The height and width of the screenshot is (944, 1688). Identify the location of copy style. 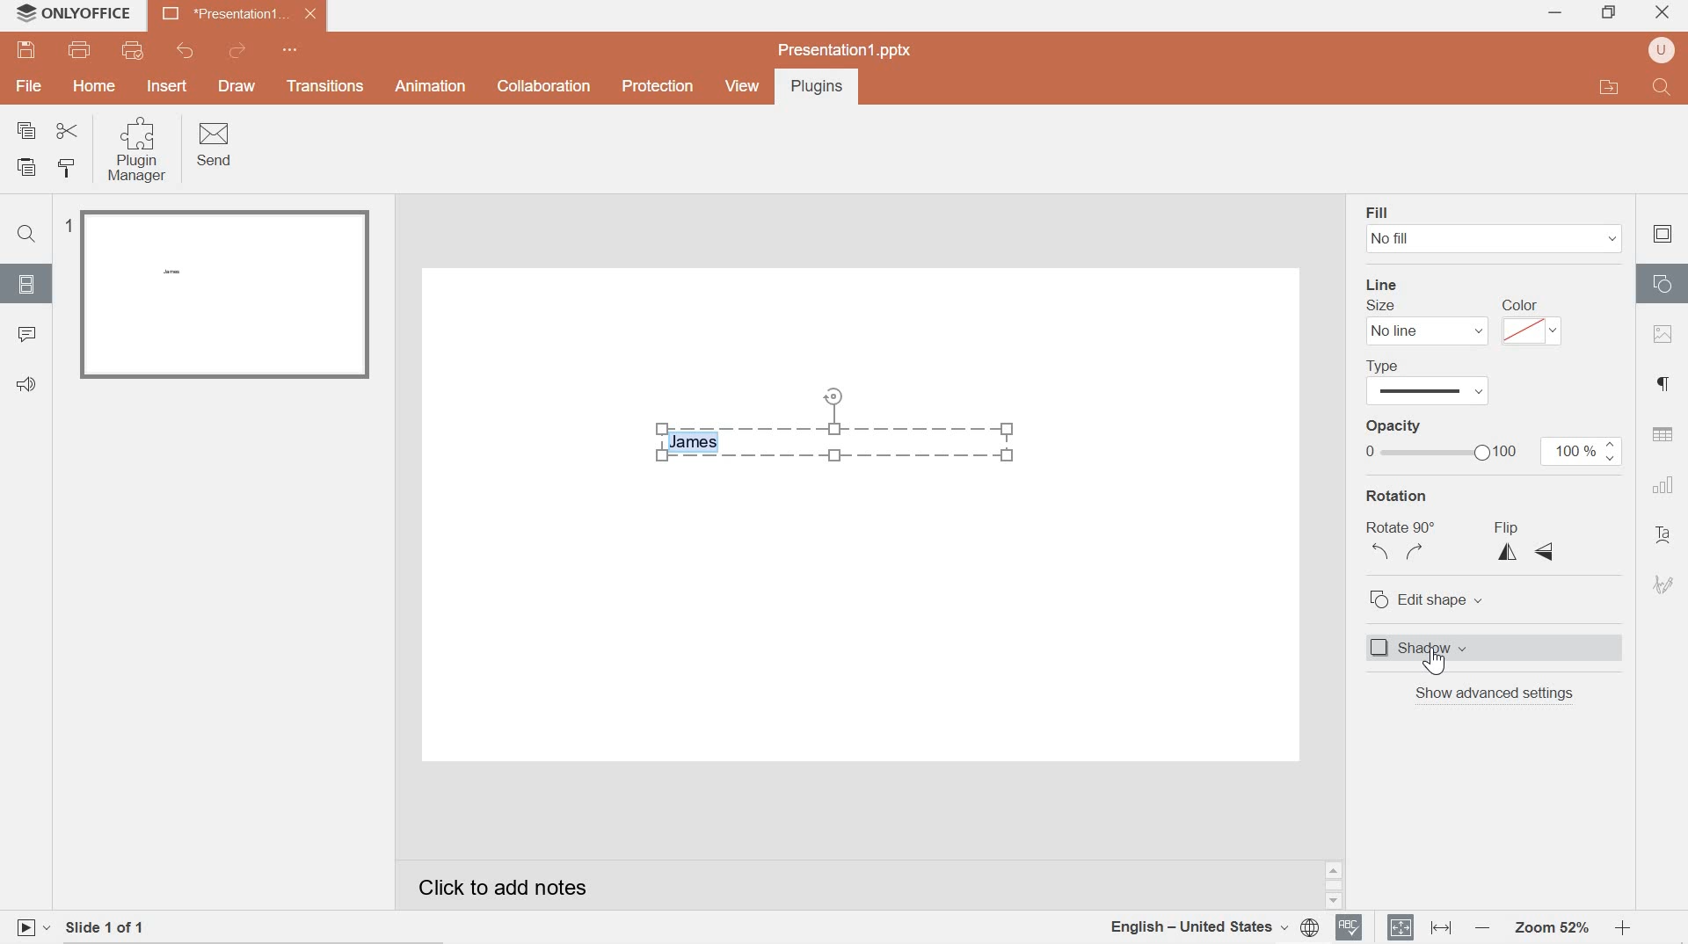
(72, 169).